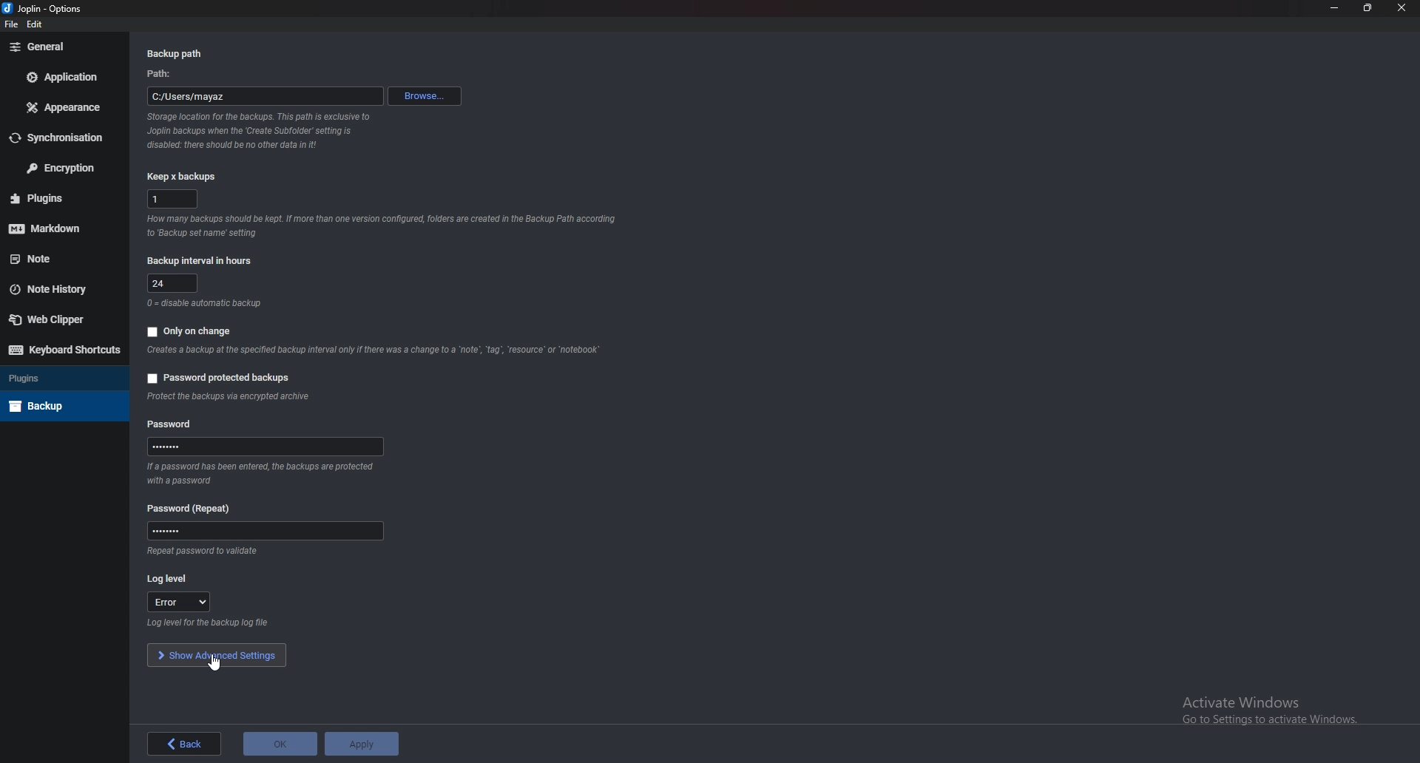 The height and width of the screenshot is (763, 1420). I want to click on Backup interval in hours, so click(203, 260).